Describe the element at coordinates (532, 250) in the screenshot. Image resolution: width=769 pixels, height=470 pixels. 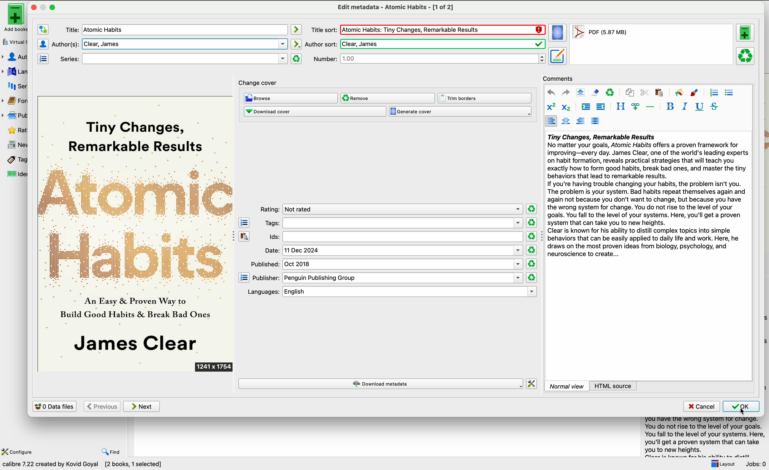
I see `clear rating` at that location.